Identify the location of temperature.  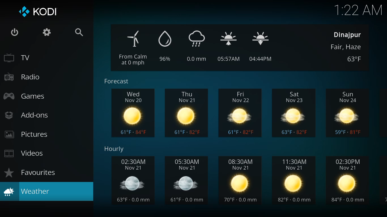
(356, 59).